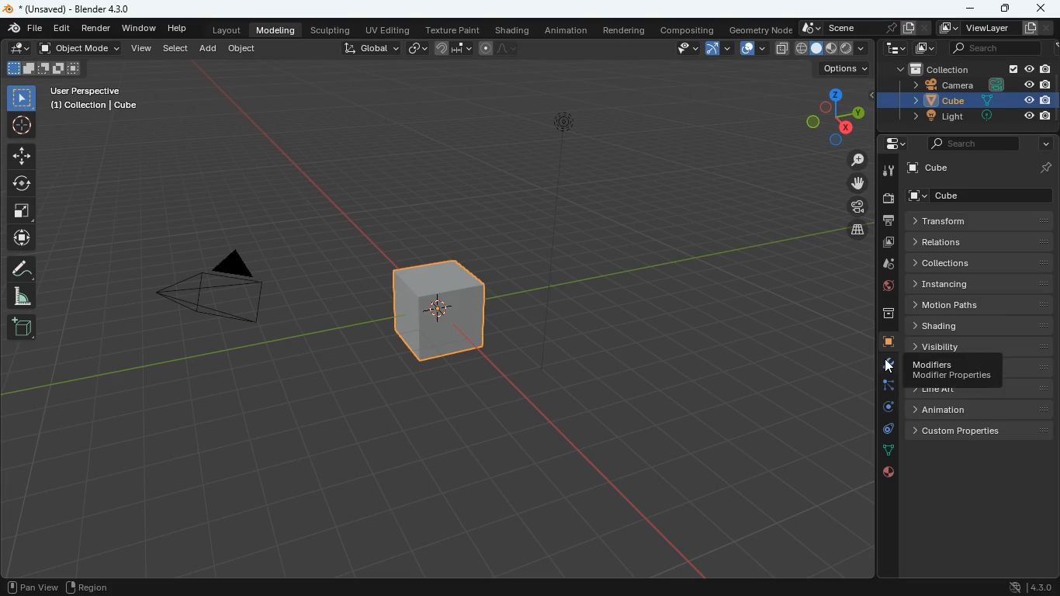  What do you see at coordinates (1006, 9) in the screenshot?
I see `maximize` at bounding box center [1006, 9].